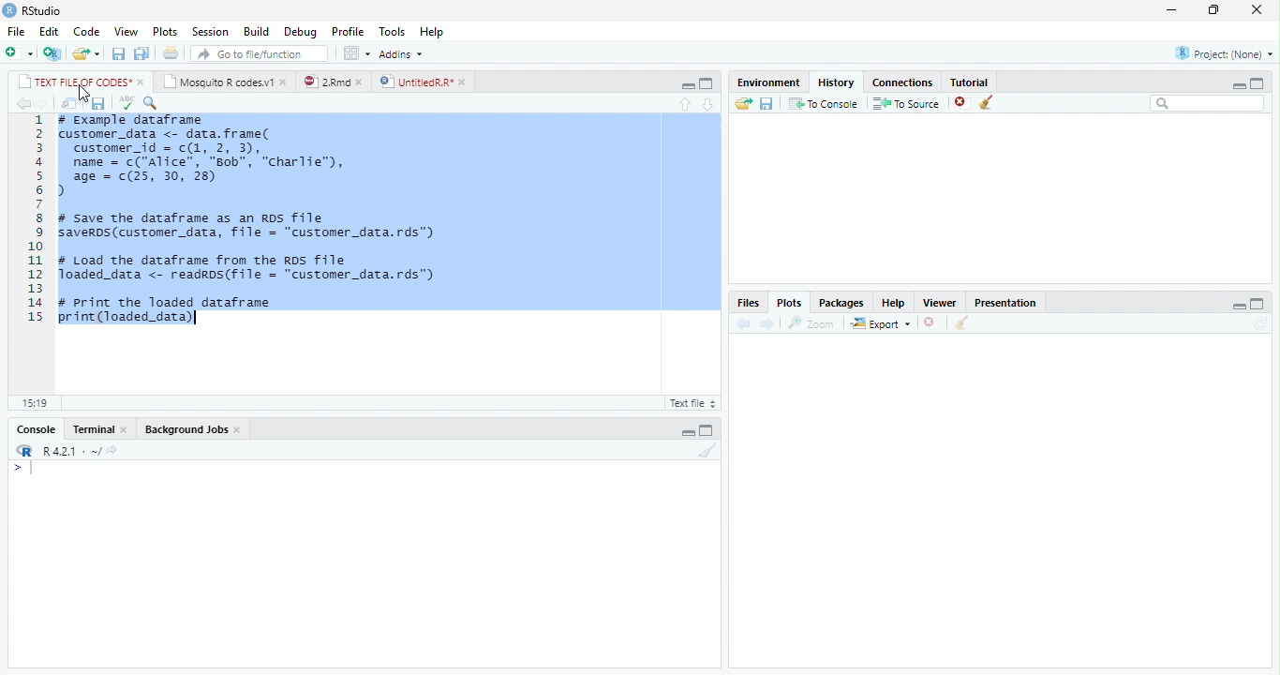  I want to click on minimize, so click(1238, 85).